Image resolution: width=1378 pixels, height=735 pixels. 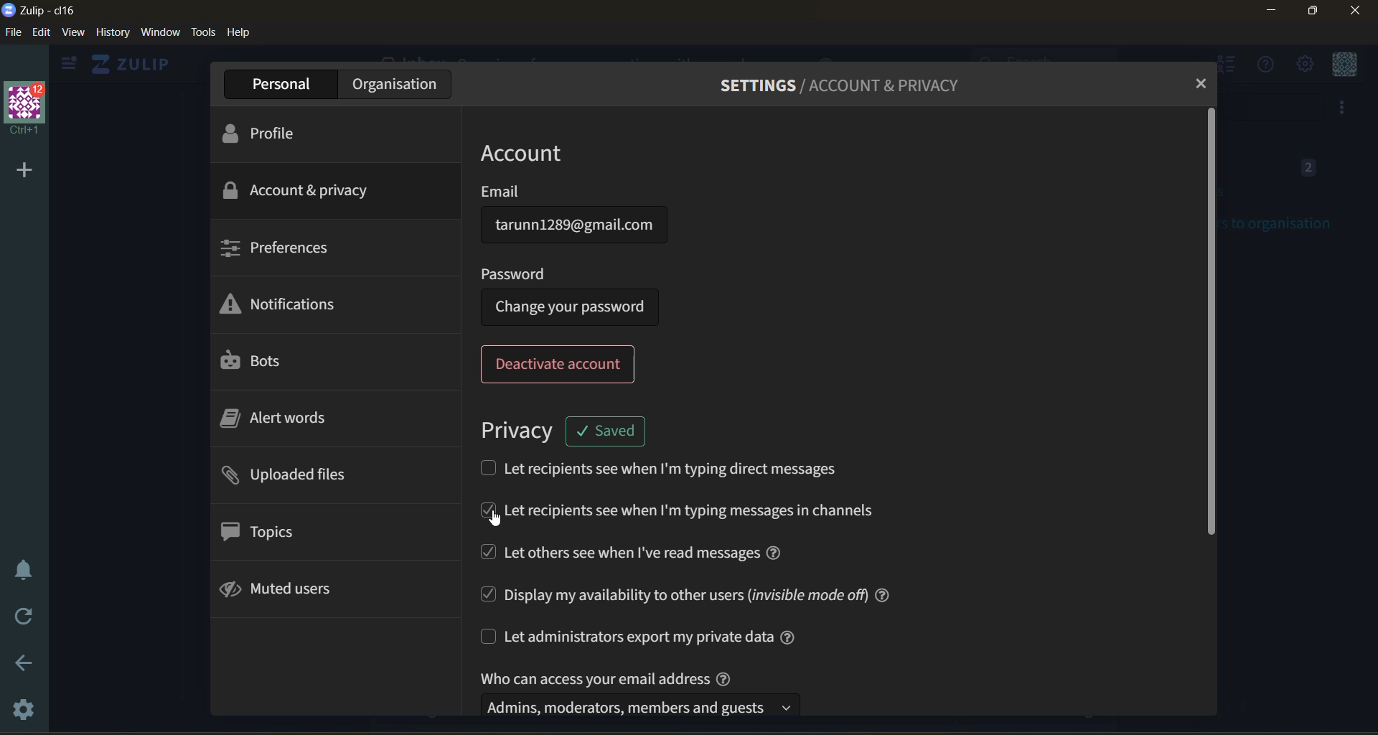 I want to click on bots, so click(x=258, y=362).